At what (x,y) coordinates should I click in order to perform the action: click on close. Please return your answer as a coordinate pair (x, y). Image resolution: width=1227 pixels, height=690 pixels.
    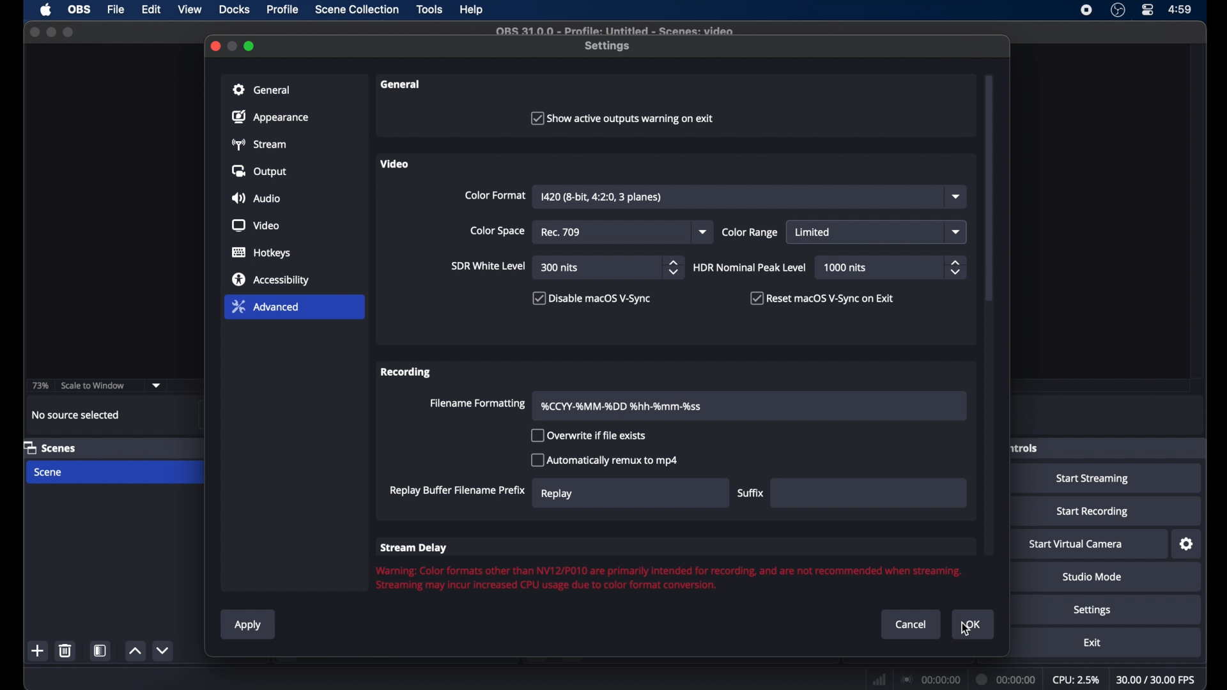
    Looking at the image, I should click on (215, 46).